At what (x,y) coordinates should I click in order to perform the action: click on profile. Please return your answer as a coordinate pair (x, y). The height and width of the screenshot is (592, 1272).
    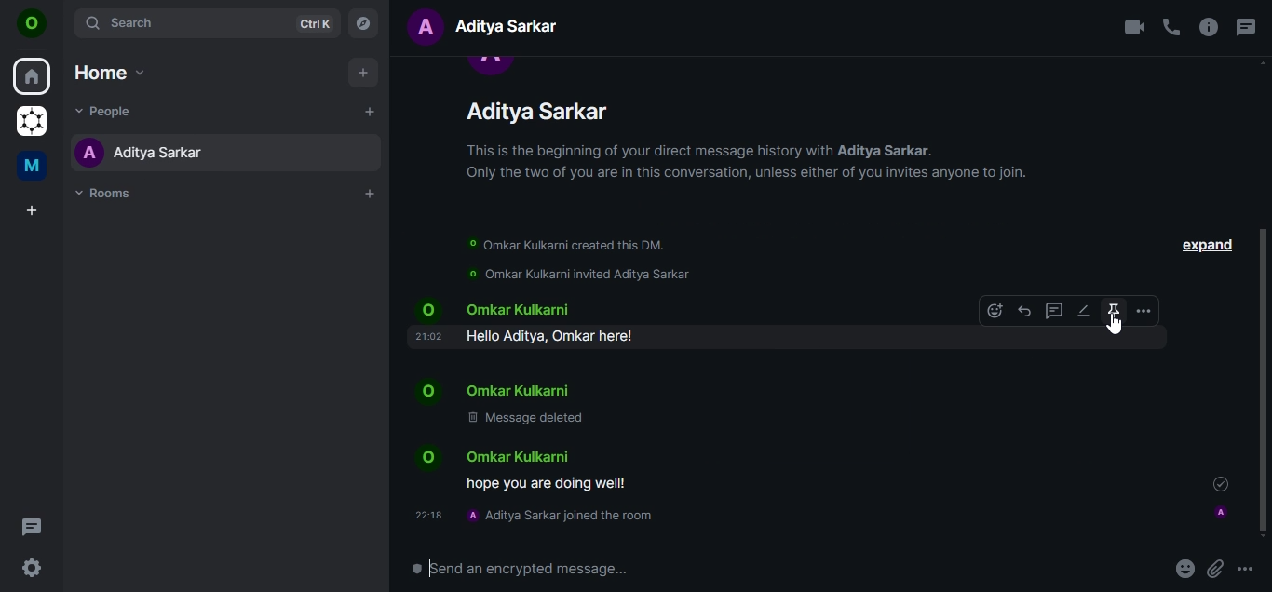
    Looking at the image, I should click on (1228, 512).